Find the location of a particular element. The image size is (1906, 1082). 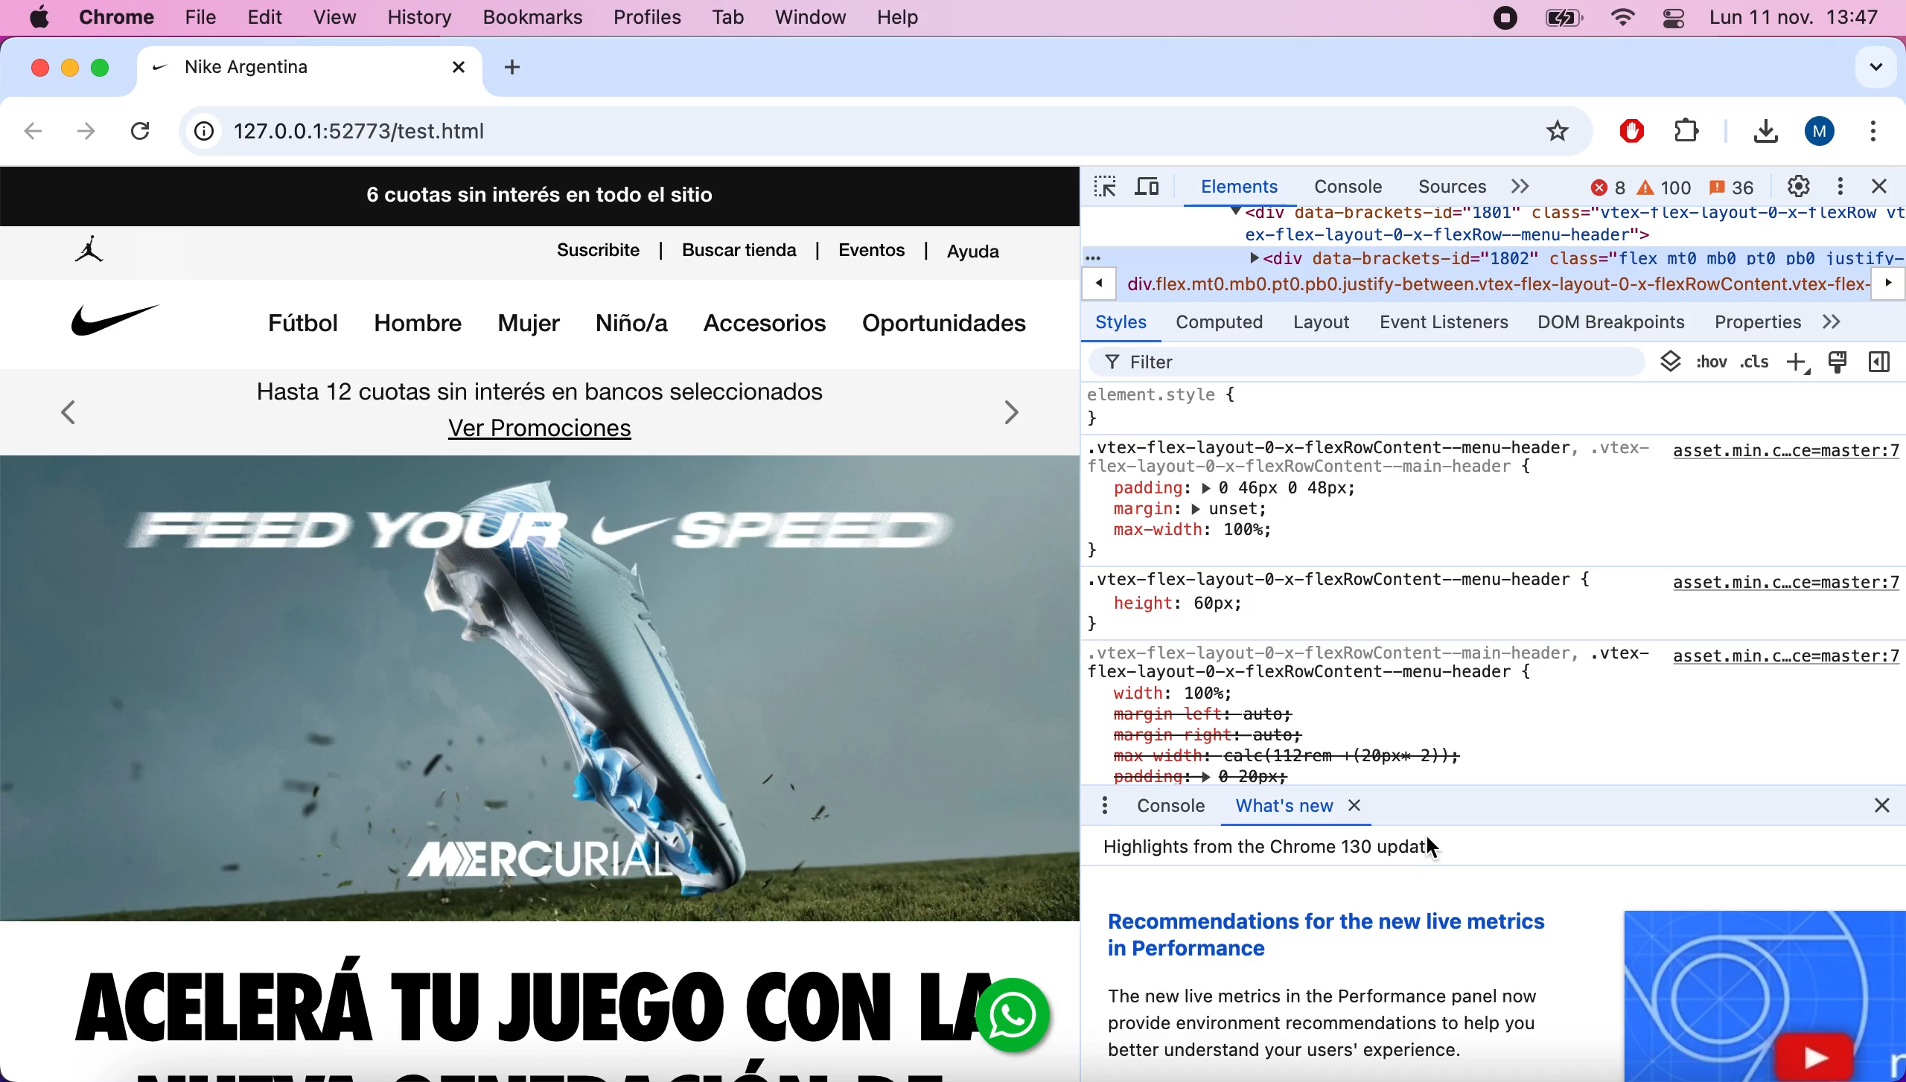

search tabs is located at coordinates (1864, 71).